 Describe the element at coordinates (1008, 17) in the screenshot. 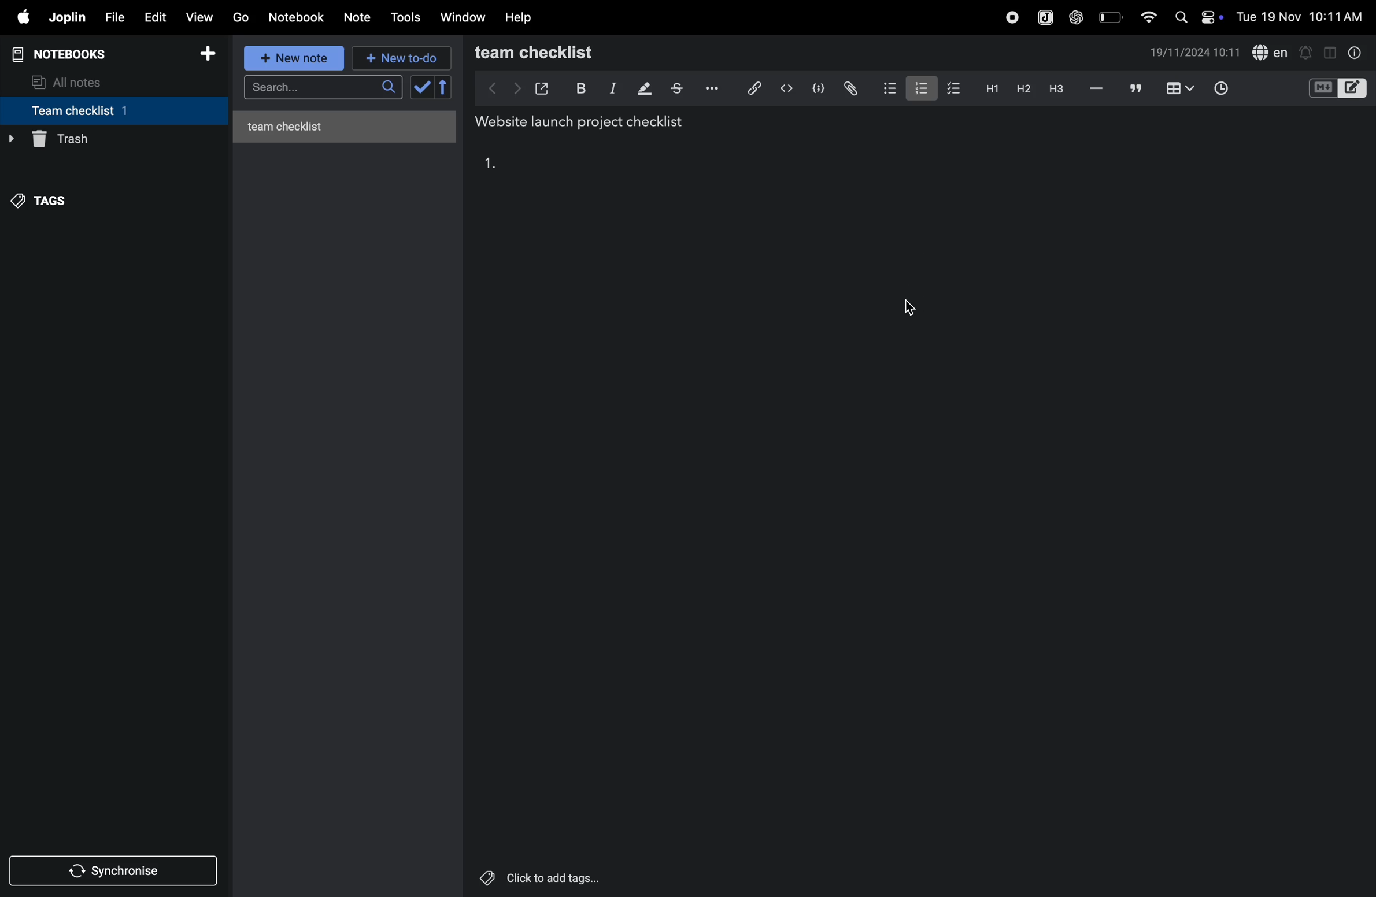

I see `record` at that location.